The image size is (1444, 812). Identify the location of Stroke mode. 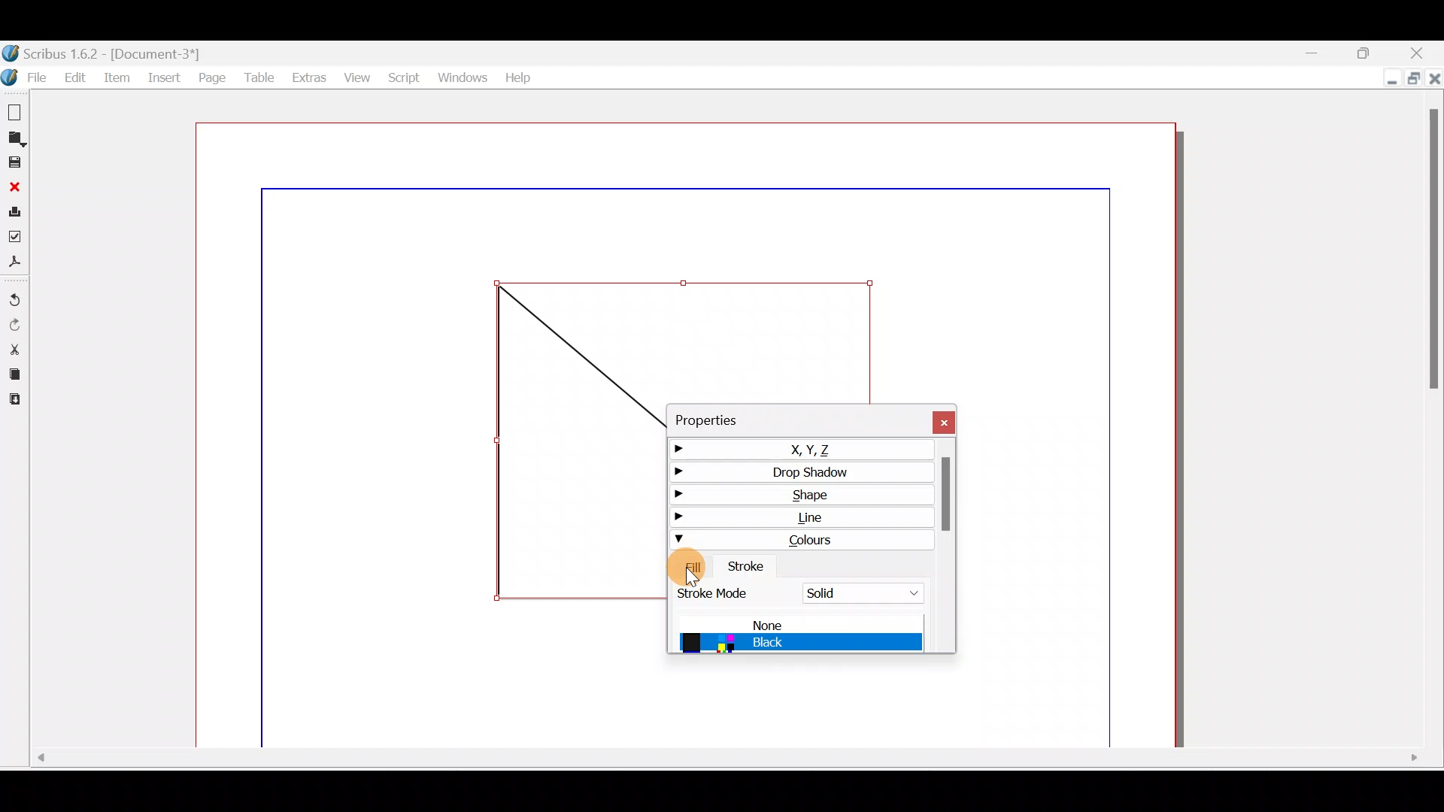
(716, 592).